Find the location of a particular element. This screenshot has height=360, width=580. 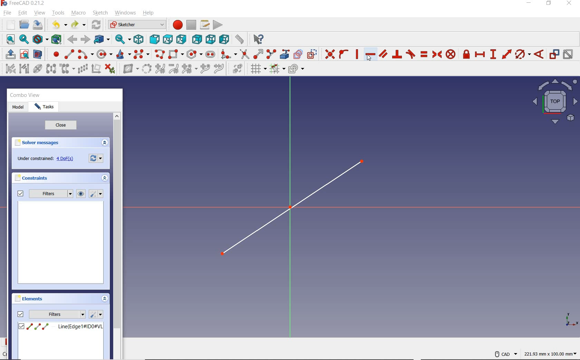

CLOSE is located at coordinates (60, 126).